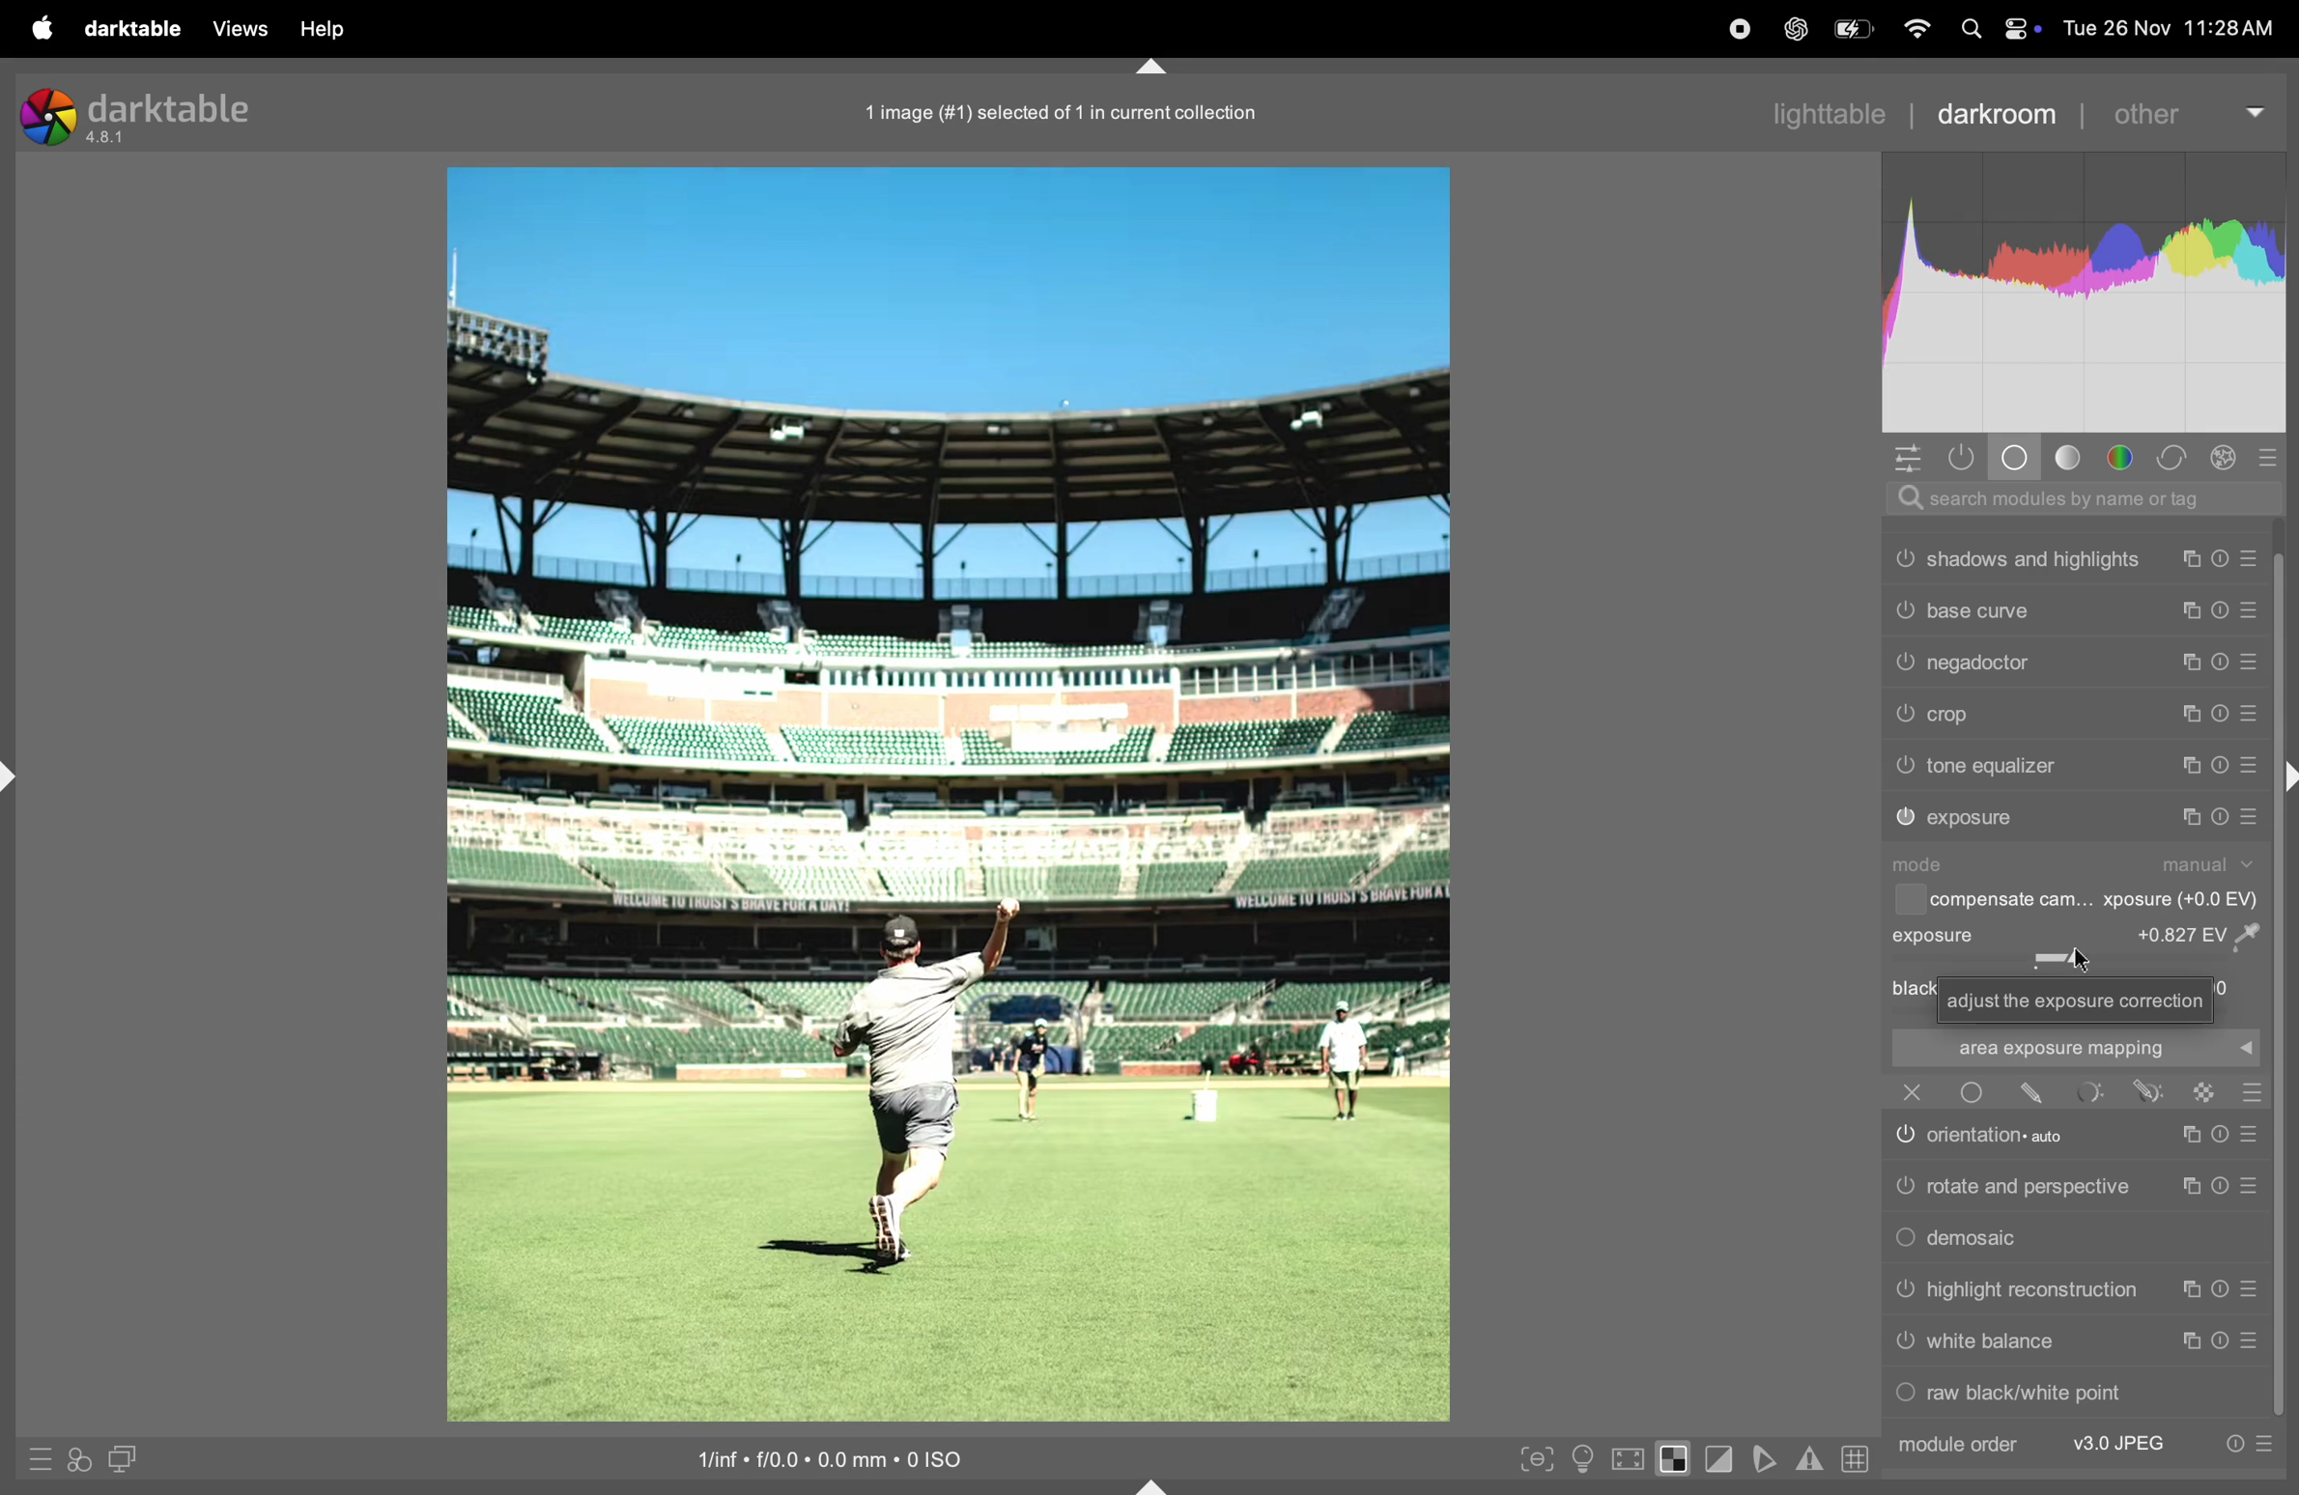 The height and width of the screenshot is (1495, 2299). Describe the element at coordinates (1054, 108) in the screenshot. I see `image collection` at that location.